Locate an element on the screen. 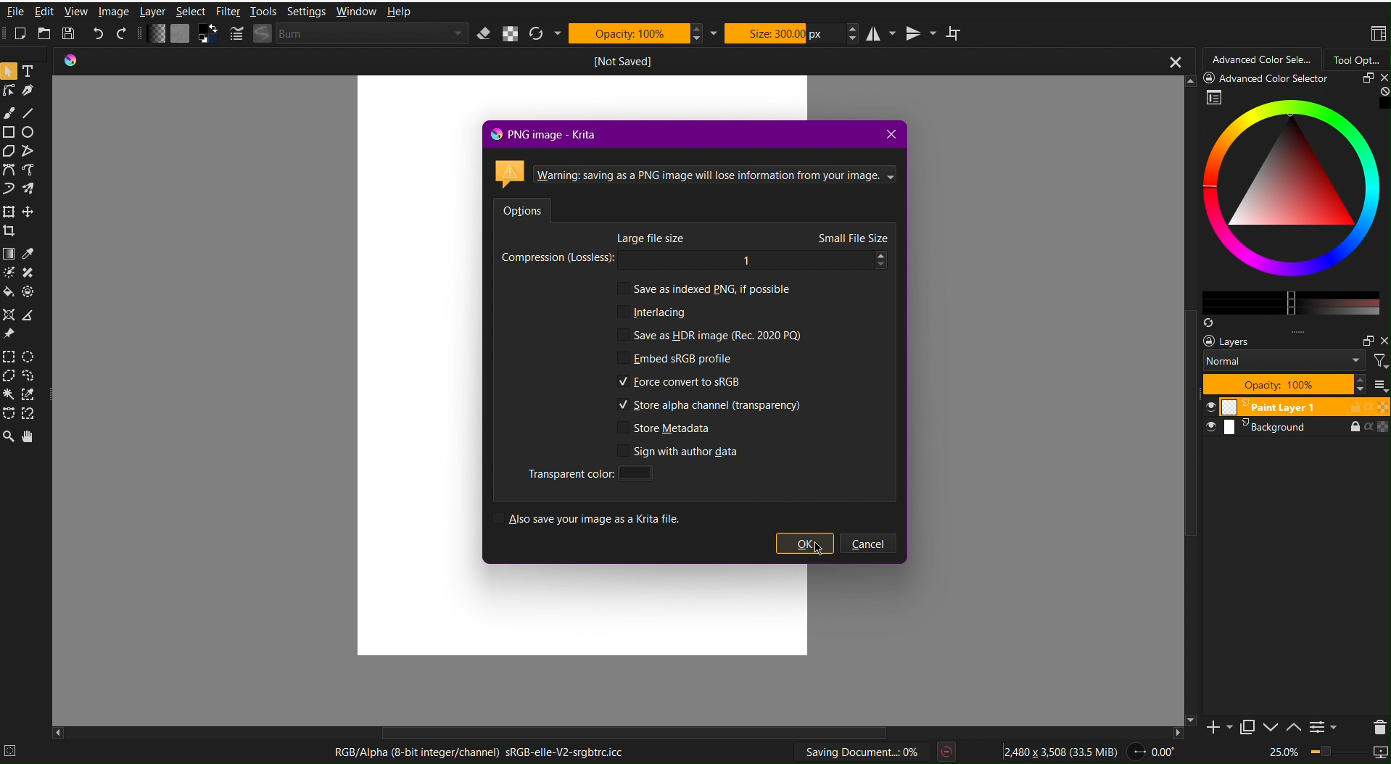  Settings is located at coordinates (306, 11).